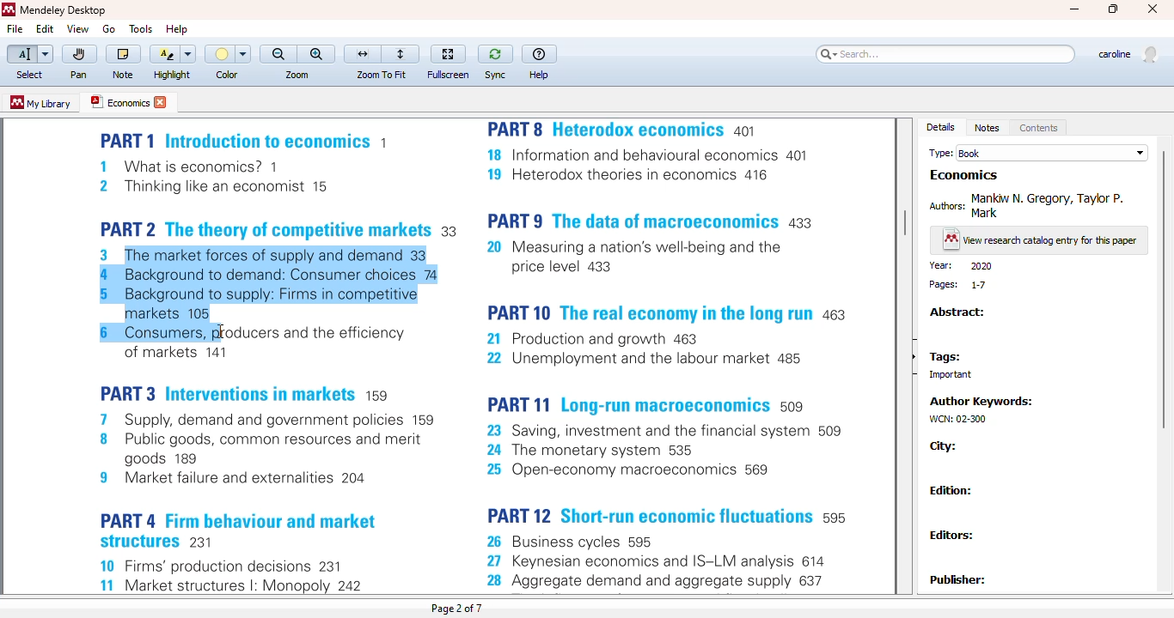 The width and height of the screenshot is (1174, 618). What do you see at coordinates (227, 75) in the screenshot?
I see `color` at bounding box center [227, 75].